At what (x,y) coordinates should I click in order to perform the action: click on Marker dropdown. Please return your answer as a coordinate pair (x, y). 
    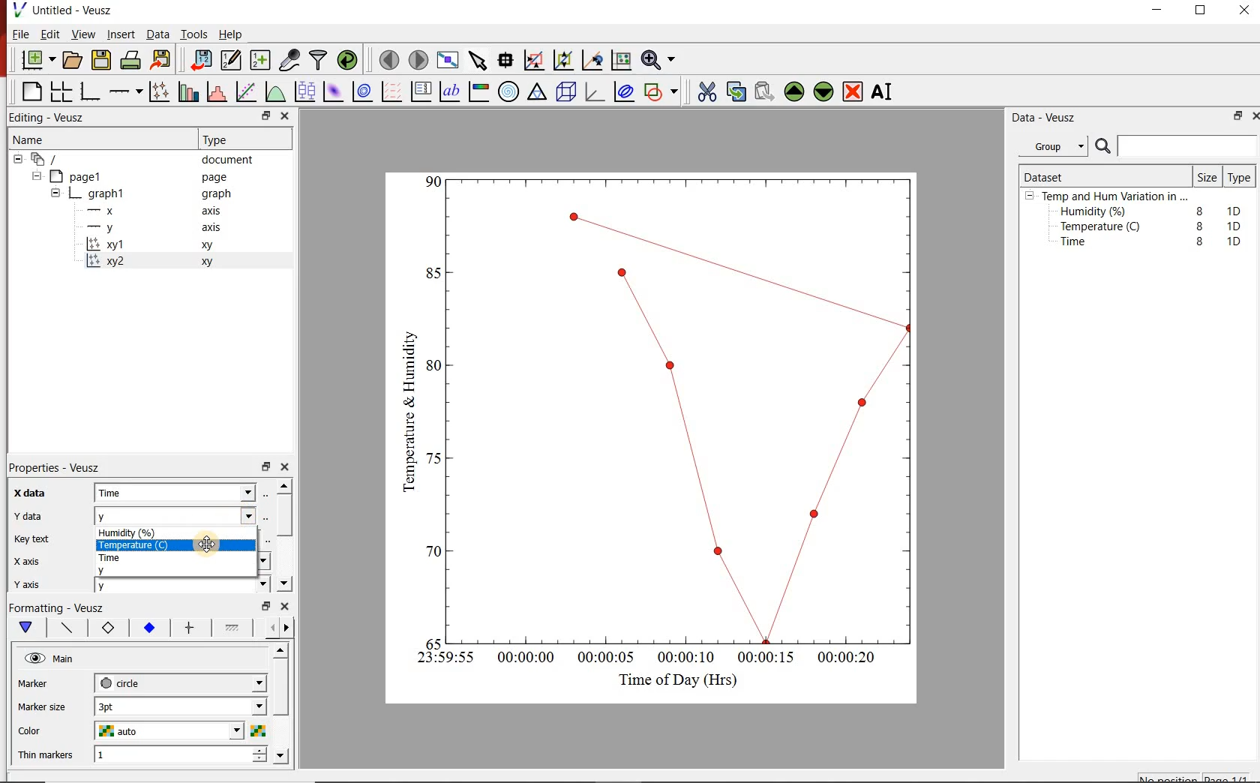
    Looking at the image, I should click on (236, 683).